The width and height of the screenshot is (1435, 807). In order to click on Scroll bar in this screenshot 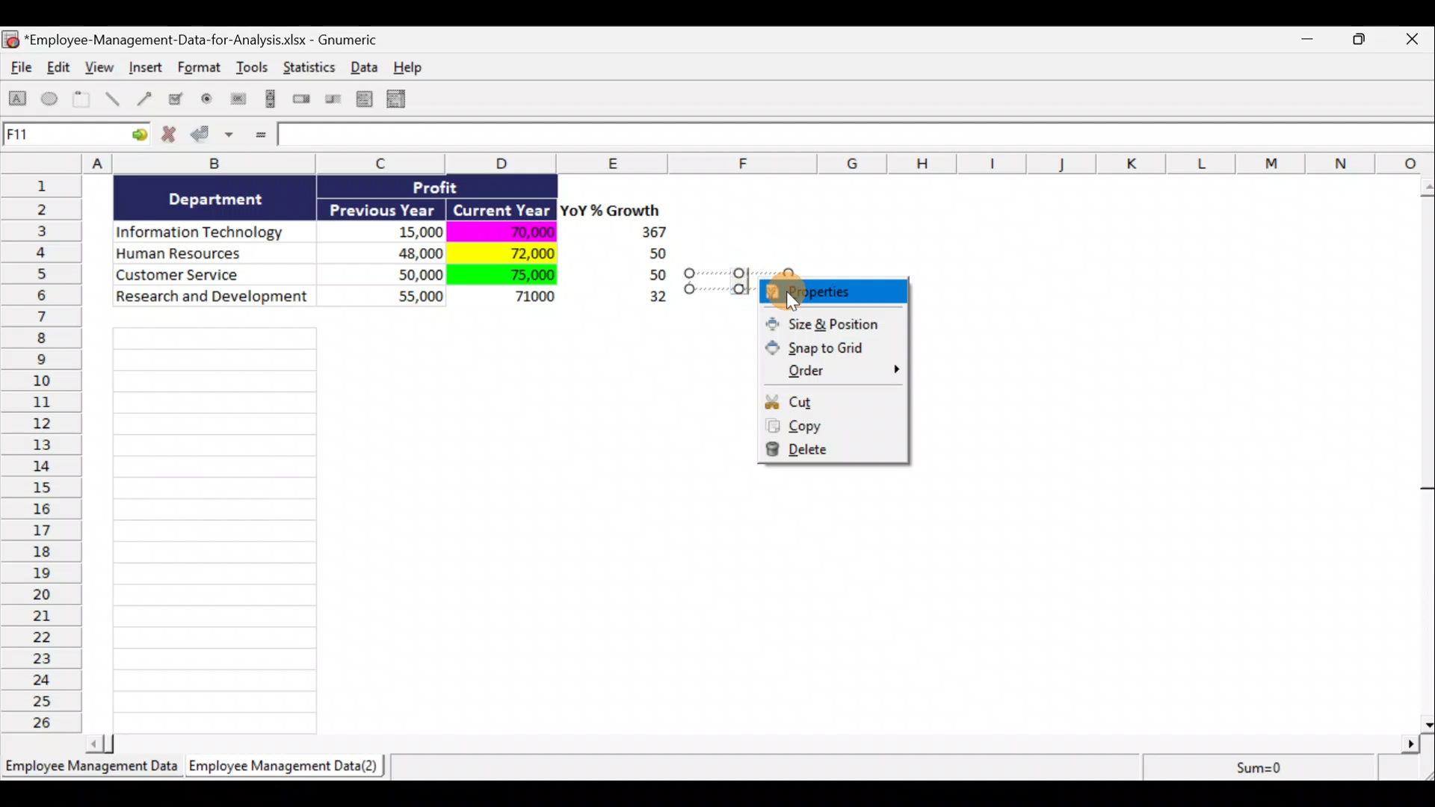, I will do `click(758, 741)`.